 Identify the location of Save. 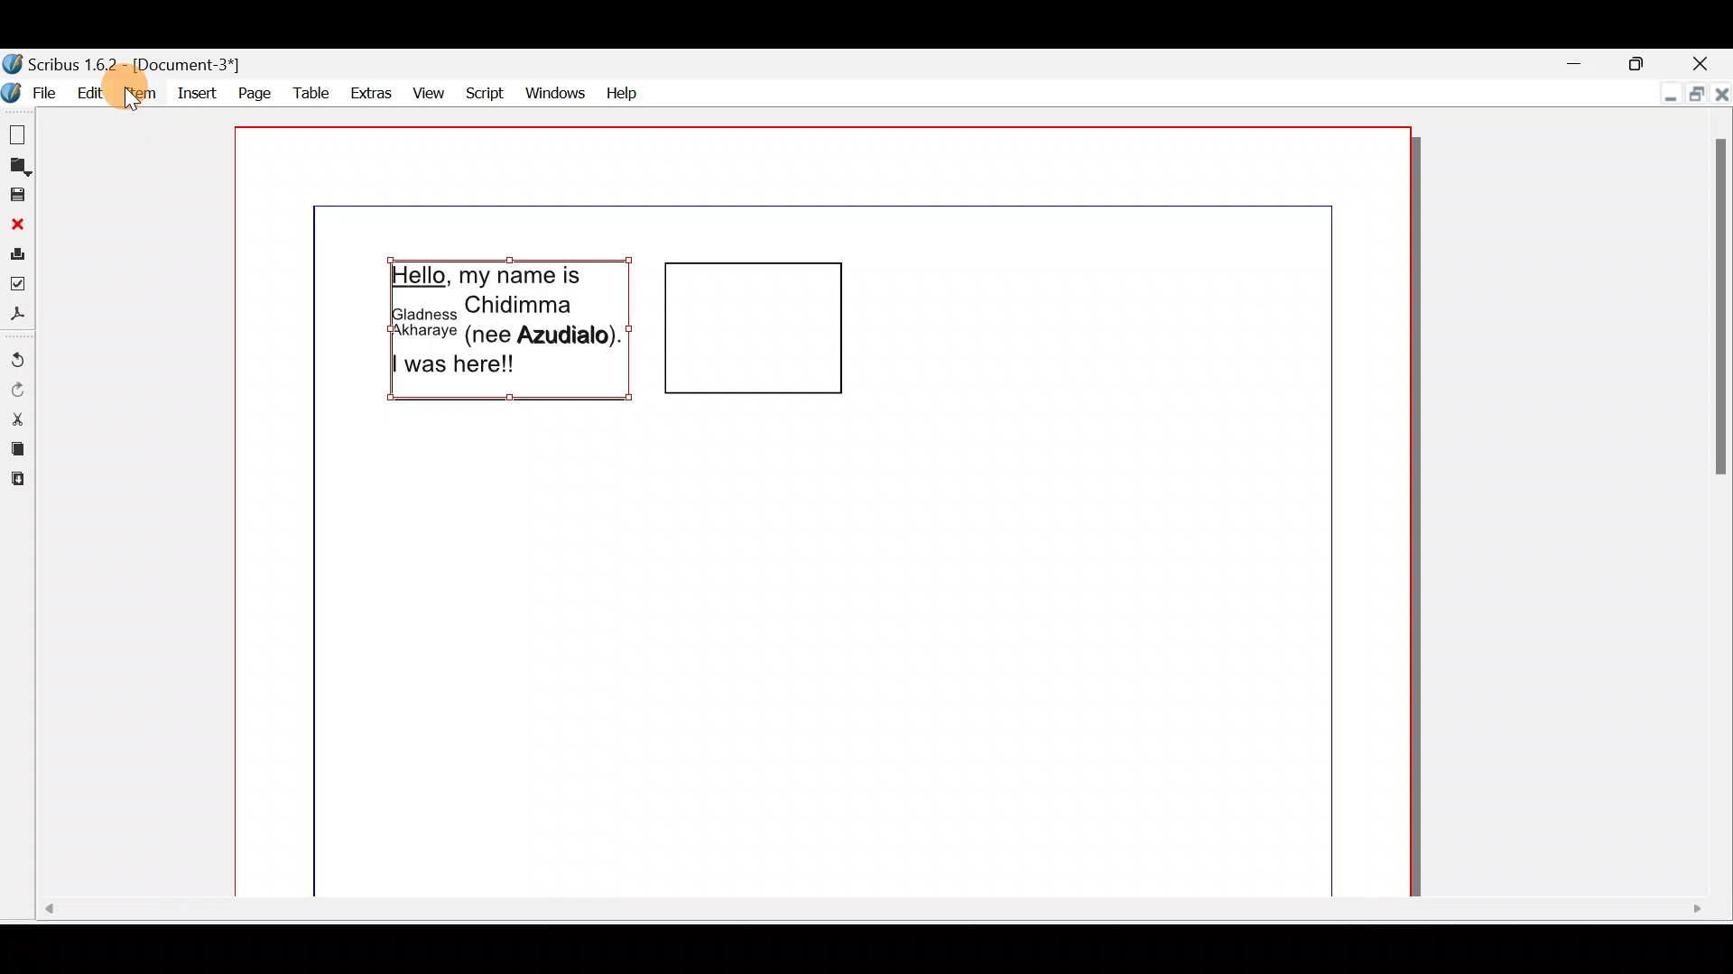
(17, 194).